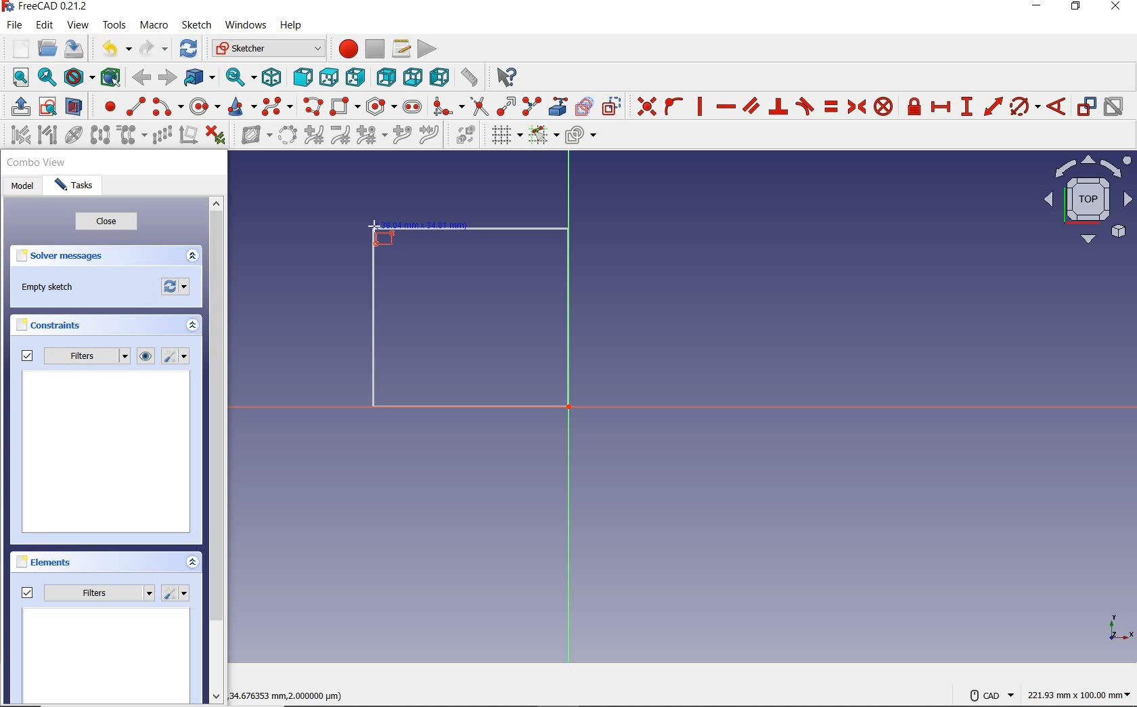 The image size is (1137, 707). I want to click on remove axes alignment, so click(188, 136).